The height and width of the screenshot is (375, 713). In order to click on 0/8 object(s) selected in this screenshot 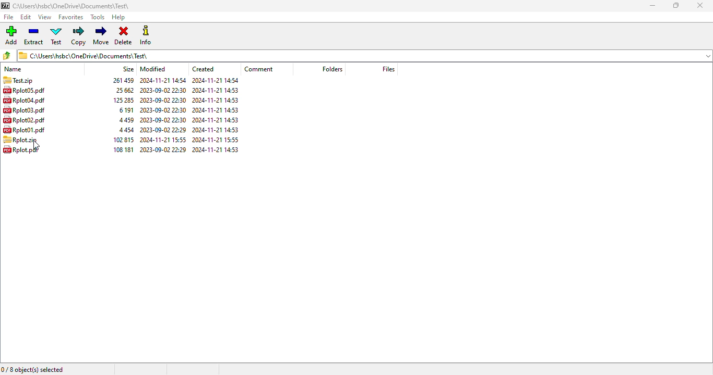, I will do `click(32, 370)`.